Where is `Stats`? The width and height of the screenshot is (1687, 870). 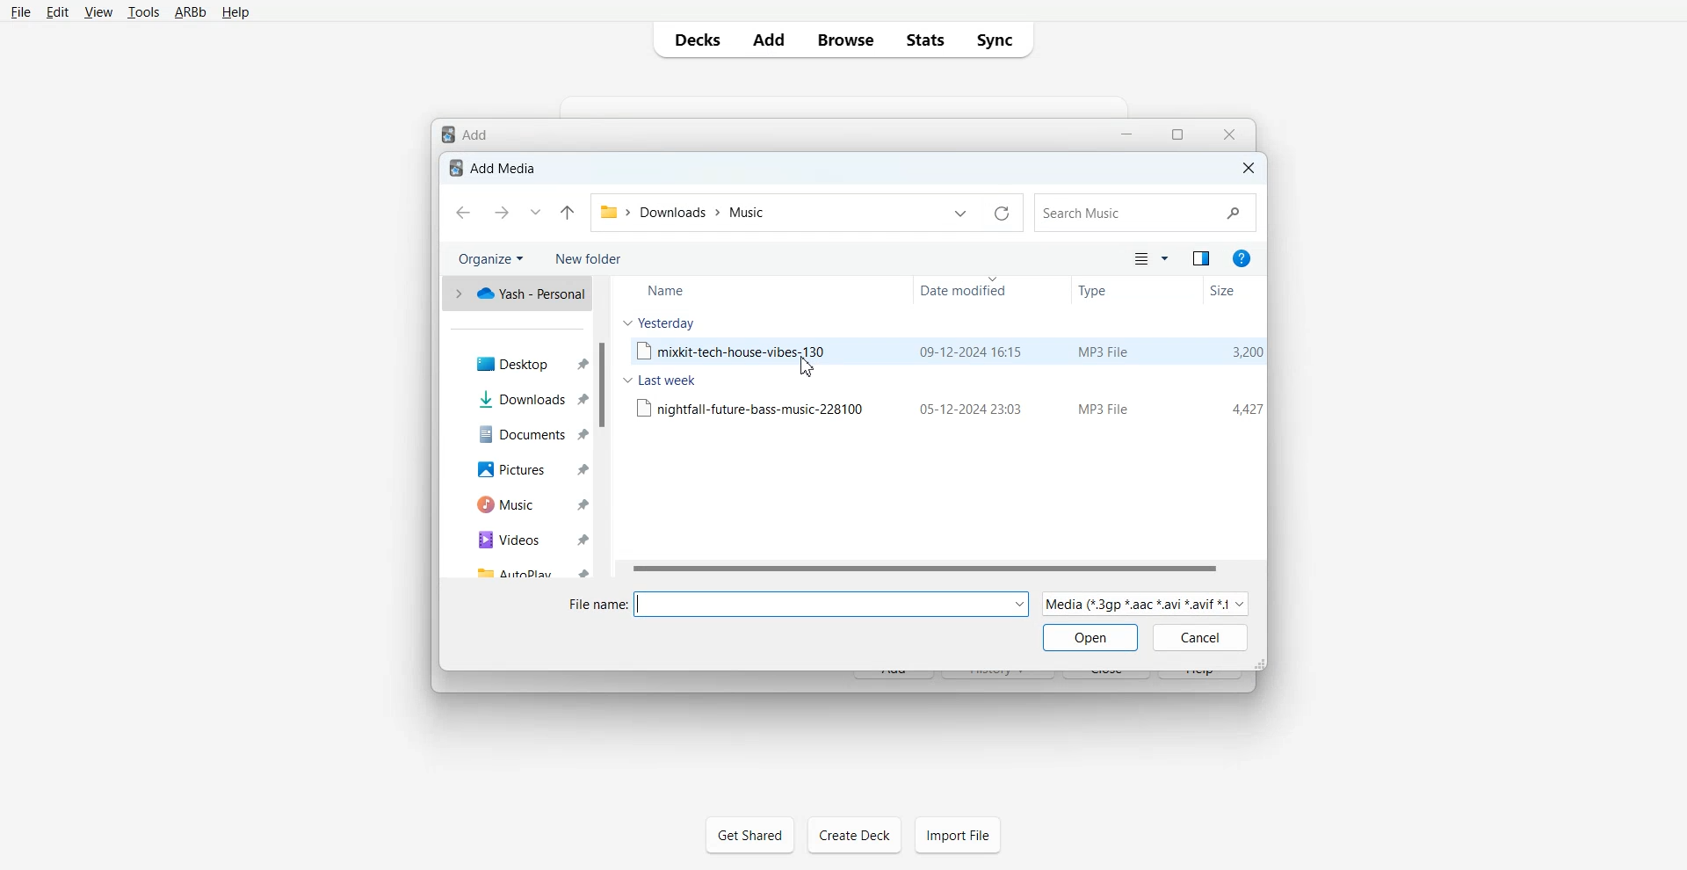 Stats is located at coordinates (923, 40).